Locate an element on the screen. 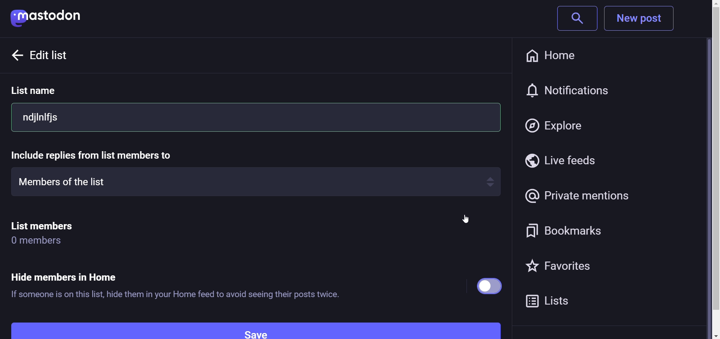  search is located at coordinates (573, 18).